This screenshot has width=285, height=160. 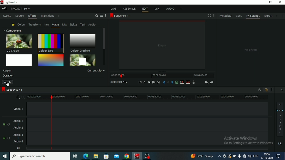 I want to click on Components, so click(x=13, y=30).